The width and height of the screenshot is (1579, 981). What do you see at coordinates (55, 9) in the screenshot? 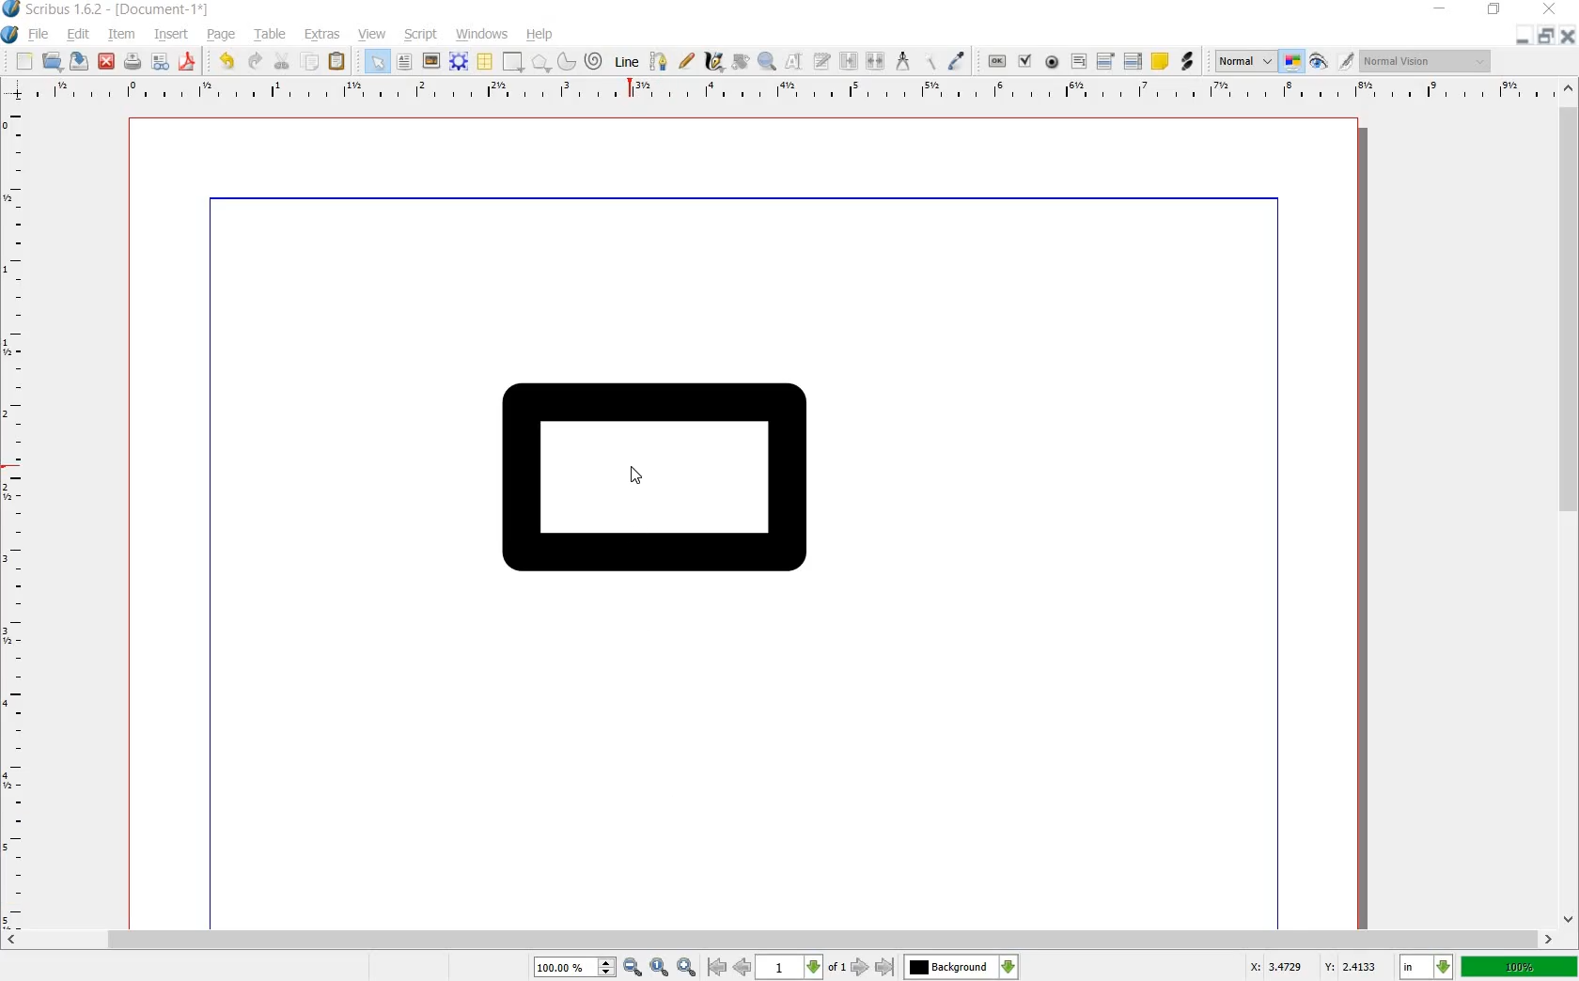
I see `Scribus 1.6.2 (application name)` at bounding box center [55, 9].